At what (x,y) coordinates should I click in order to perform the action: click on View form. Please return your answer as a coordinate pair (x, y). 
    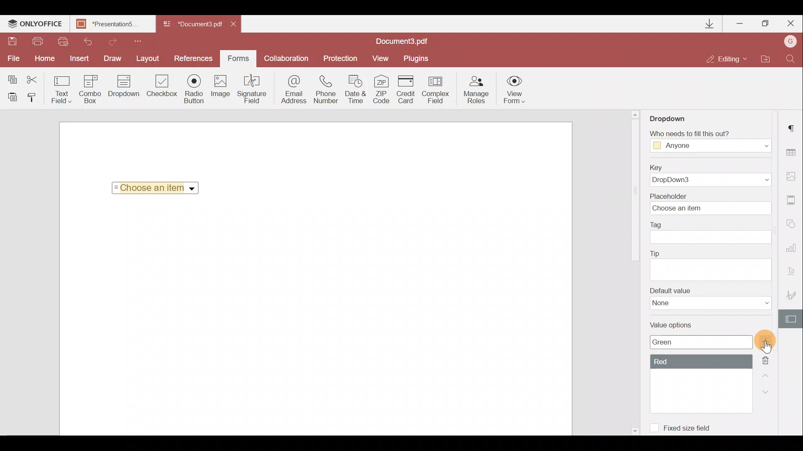
    Looking at the image, I should click on (514, 89).